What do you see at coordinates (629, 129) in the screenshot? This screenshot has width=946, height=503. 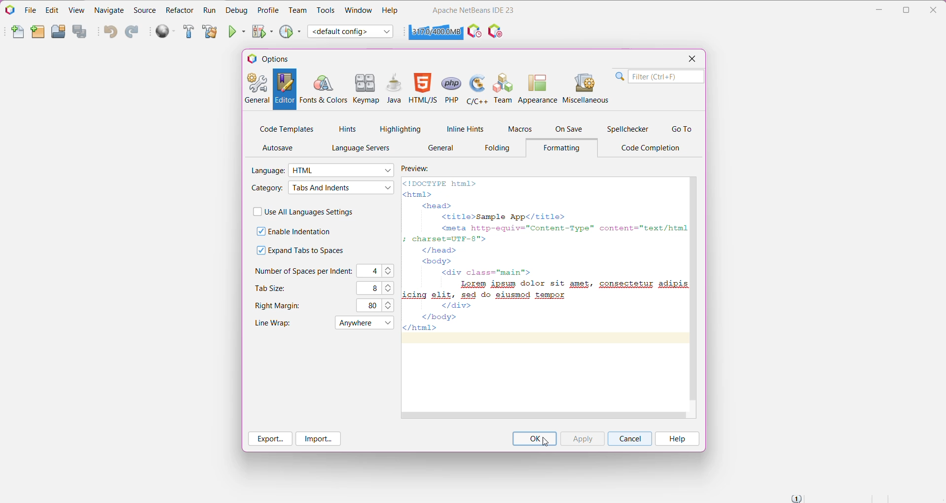 I see `Spellchecker` at bounding box center [629, 129].